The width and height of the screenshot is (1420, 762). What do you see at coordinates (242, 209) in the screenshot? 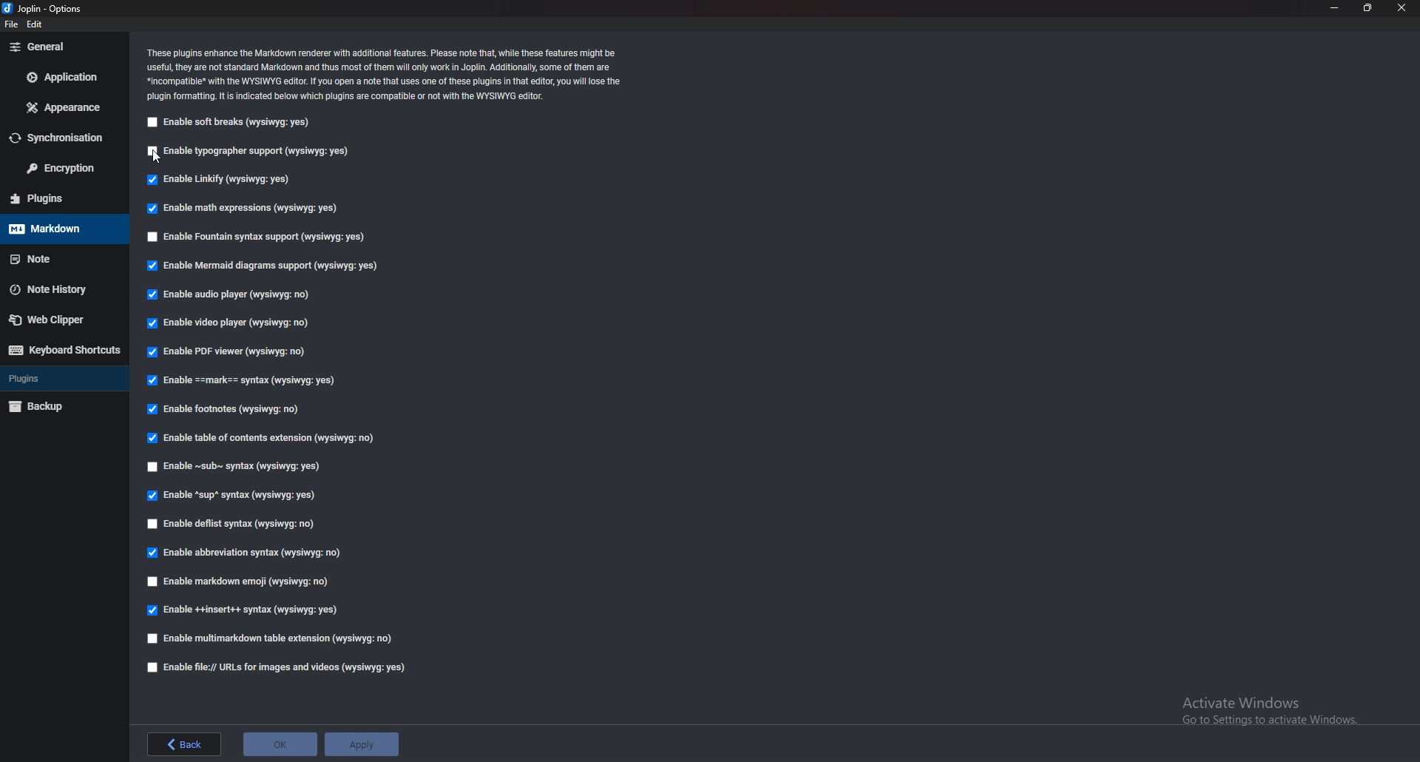
I see `` at bounding box center [242, 209].